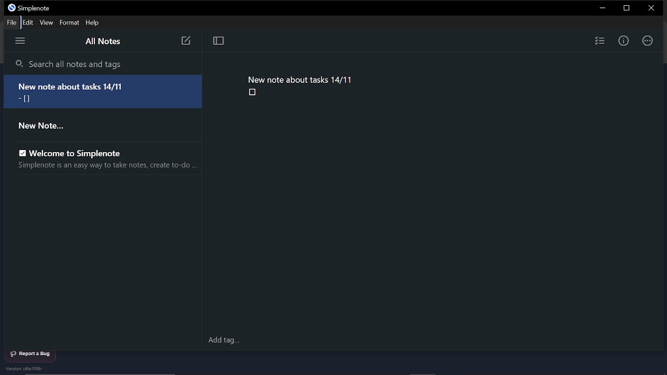  I want to click on All notes, so click(105, 42).